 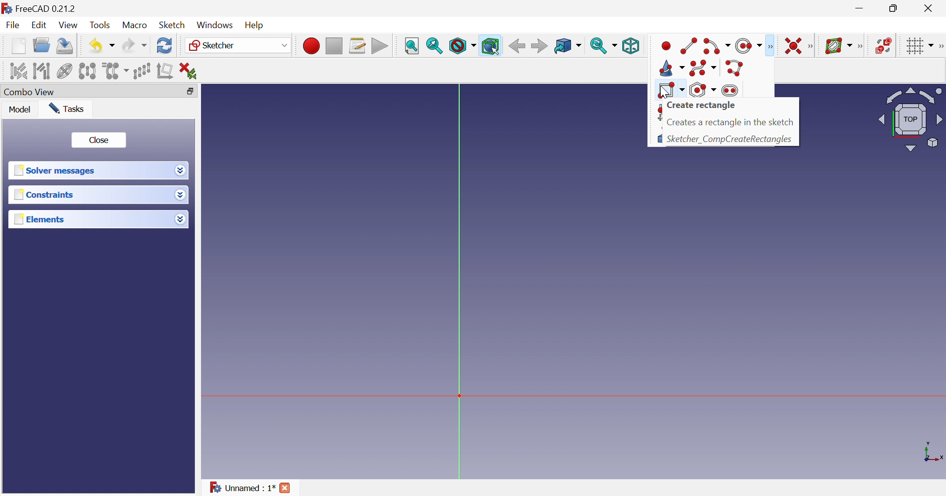 What do you see at coordinates (46, 8) in the screenshot?
I see `FreeCAD 0.21.2` at bounding box center [46, 8].